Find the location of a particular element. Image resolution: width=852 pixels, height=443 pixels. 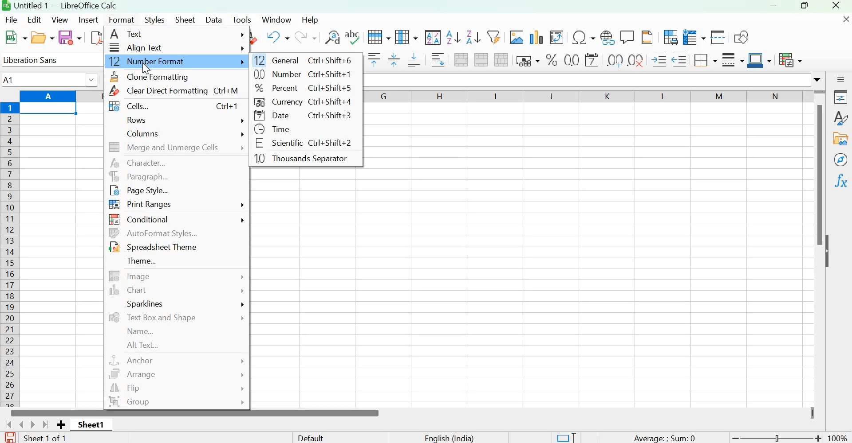

Zoom in is located at coordinates (819, 438).